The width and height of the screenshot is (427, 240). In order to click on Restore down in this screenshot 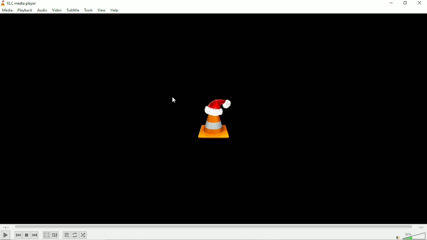, I will do `click(406, 4)`.